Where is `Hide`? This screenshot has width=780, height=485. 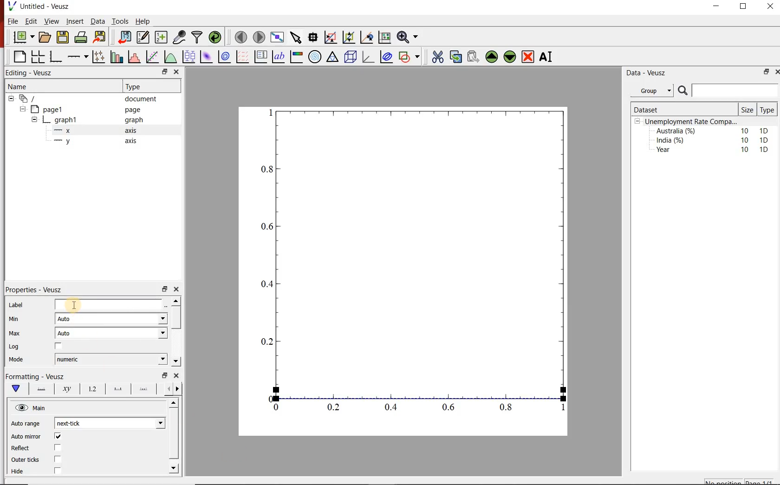
Hide is located at coordinates (18, 471).